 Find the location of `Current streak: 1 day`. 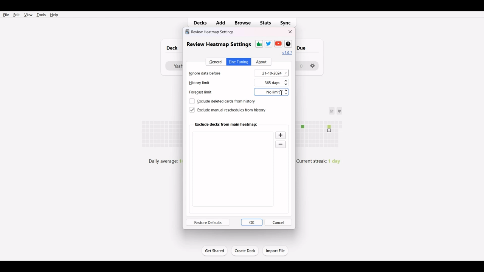

Current streak: 1 day is located at coordinates (321, 161).